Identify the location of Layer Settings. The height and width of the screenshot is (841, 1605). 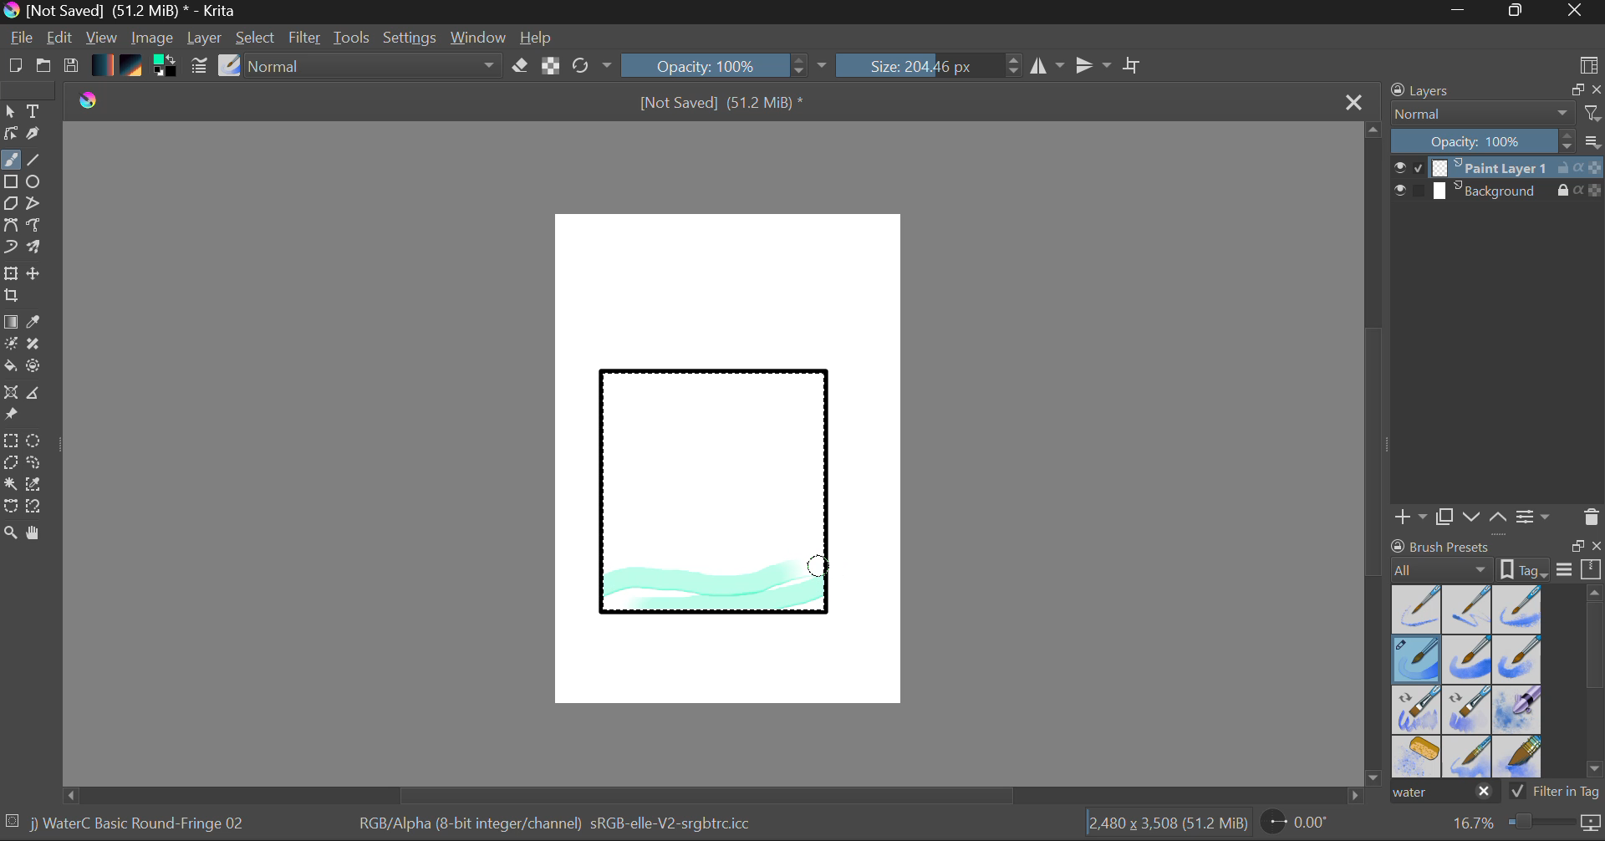
(1534, 516).